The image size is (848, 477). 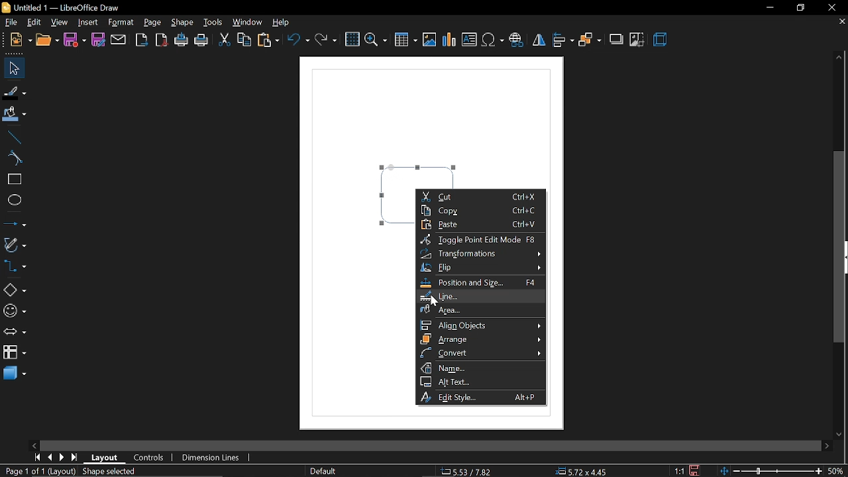 What do you see at coordinates (325, 43) in the screenshot?
I see `redo` at bounding box center [325, 43].